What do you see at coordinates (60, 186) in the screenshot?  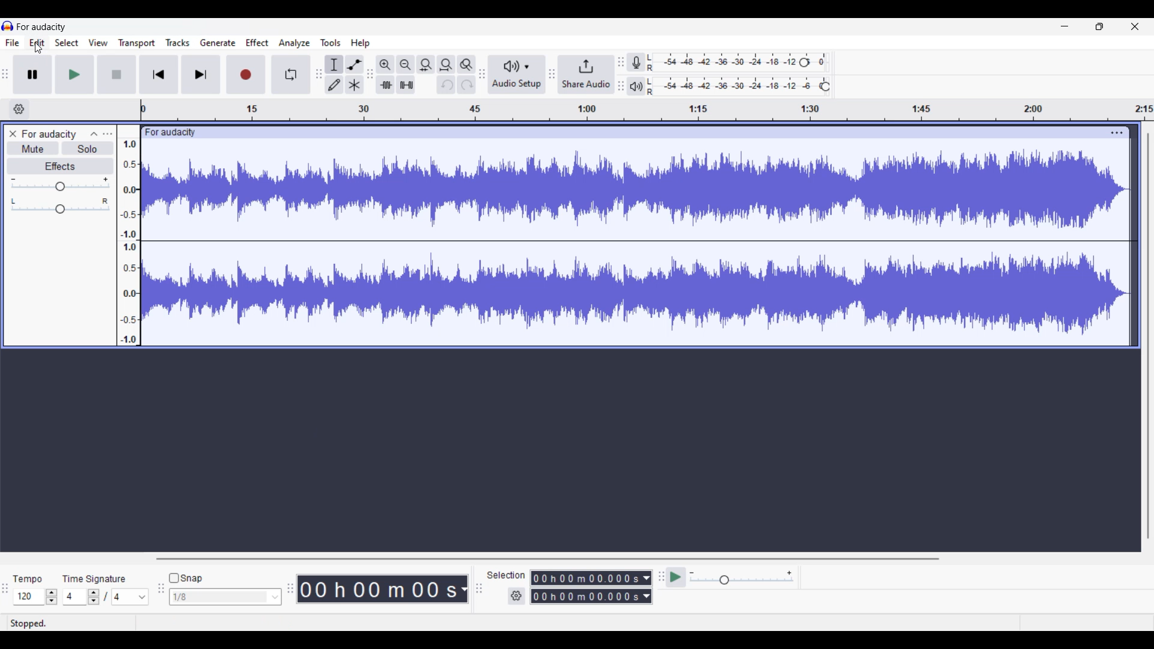 I see `Header to change volume` at bounding box center [60, 186].